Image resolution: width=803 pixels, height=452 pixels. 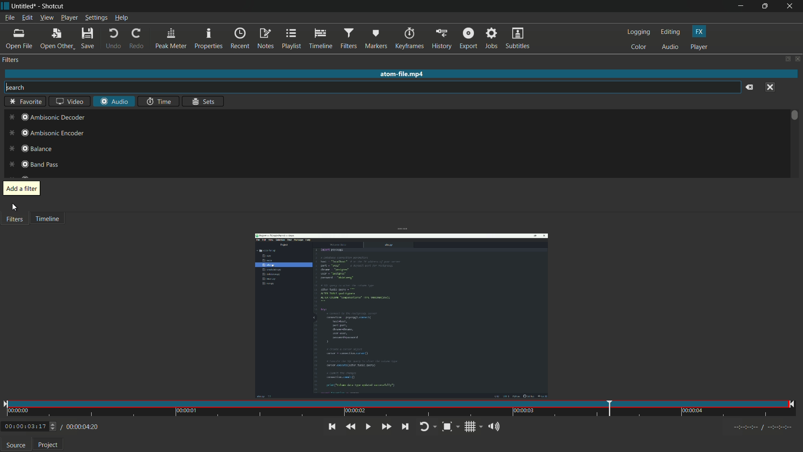 What do you see at coordinates (96, 18) in the screenshot?
I see `settings menu` at bounding box center [96, 18].